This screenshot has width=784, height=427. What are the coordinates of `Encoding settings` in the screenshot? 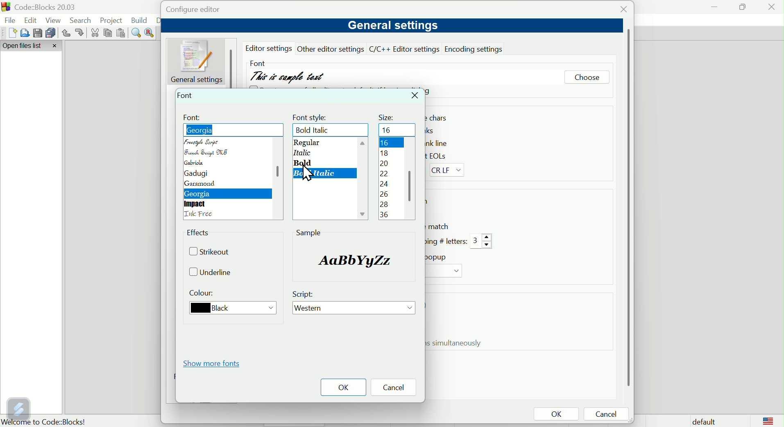 It's located at (476, 48).